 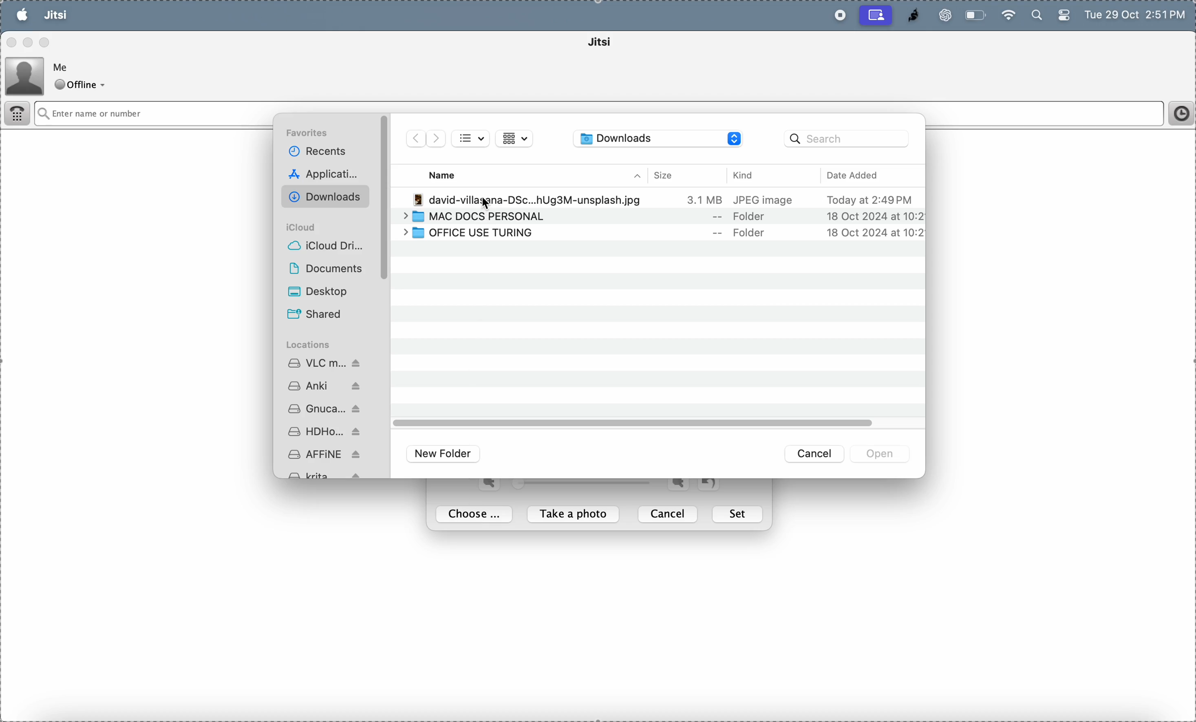 What do you see at coordinates (881, 454) in the screenshot?
I see `open` at bounding box center [881, 454].